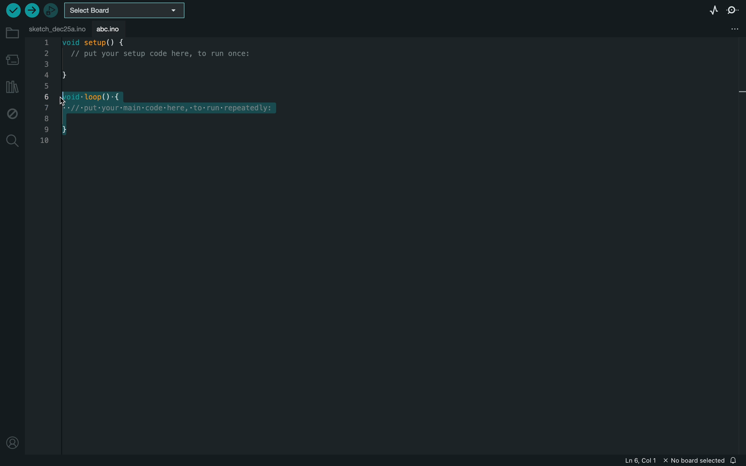  What do you see at coordinates (668, 461) in the screenshot?
I see `file  information` at bounding box center [668, 461].